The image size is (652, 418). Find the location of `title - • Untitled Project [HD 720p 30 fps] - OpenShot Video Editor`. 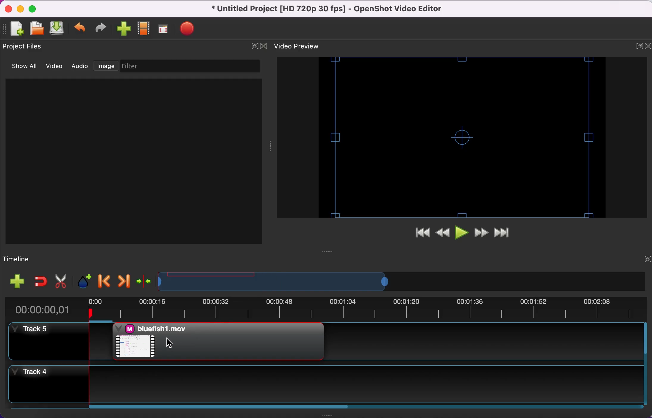

title - • Untitled Project [HD 720p 30 fps] - OpenShot Video Editor is located at coordinates (345, 10).